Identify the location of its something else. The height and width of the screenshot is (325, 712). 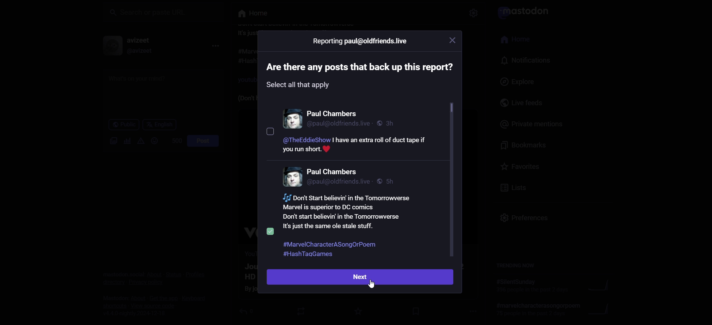
(252, 14).